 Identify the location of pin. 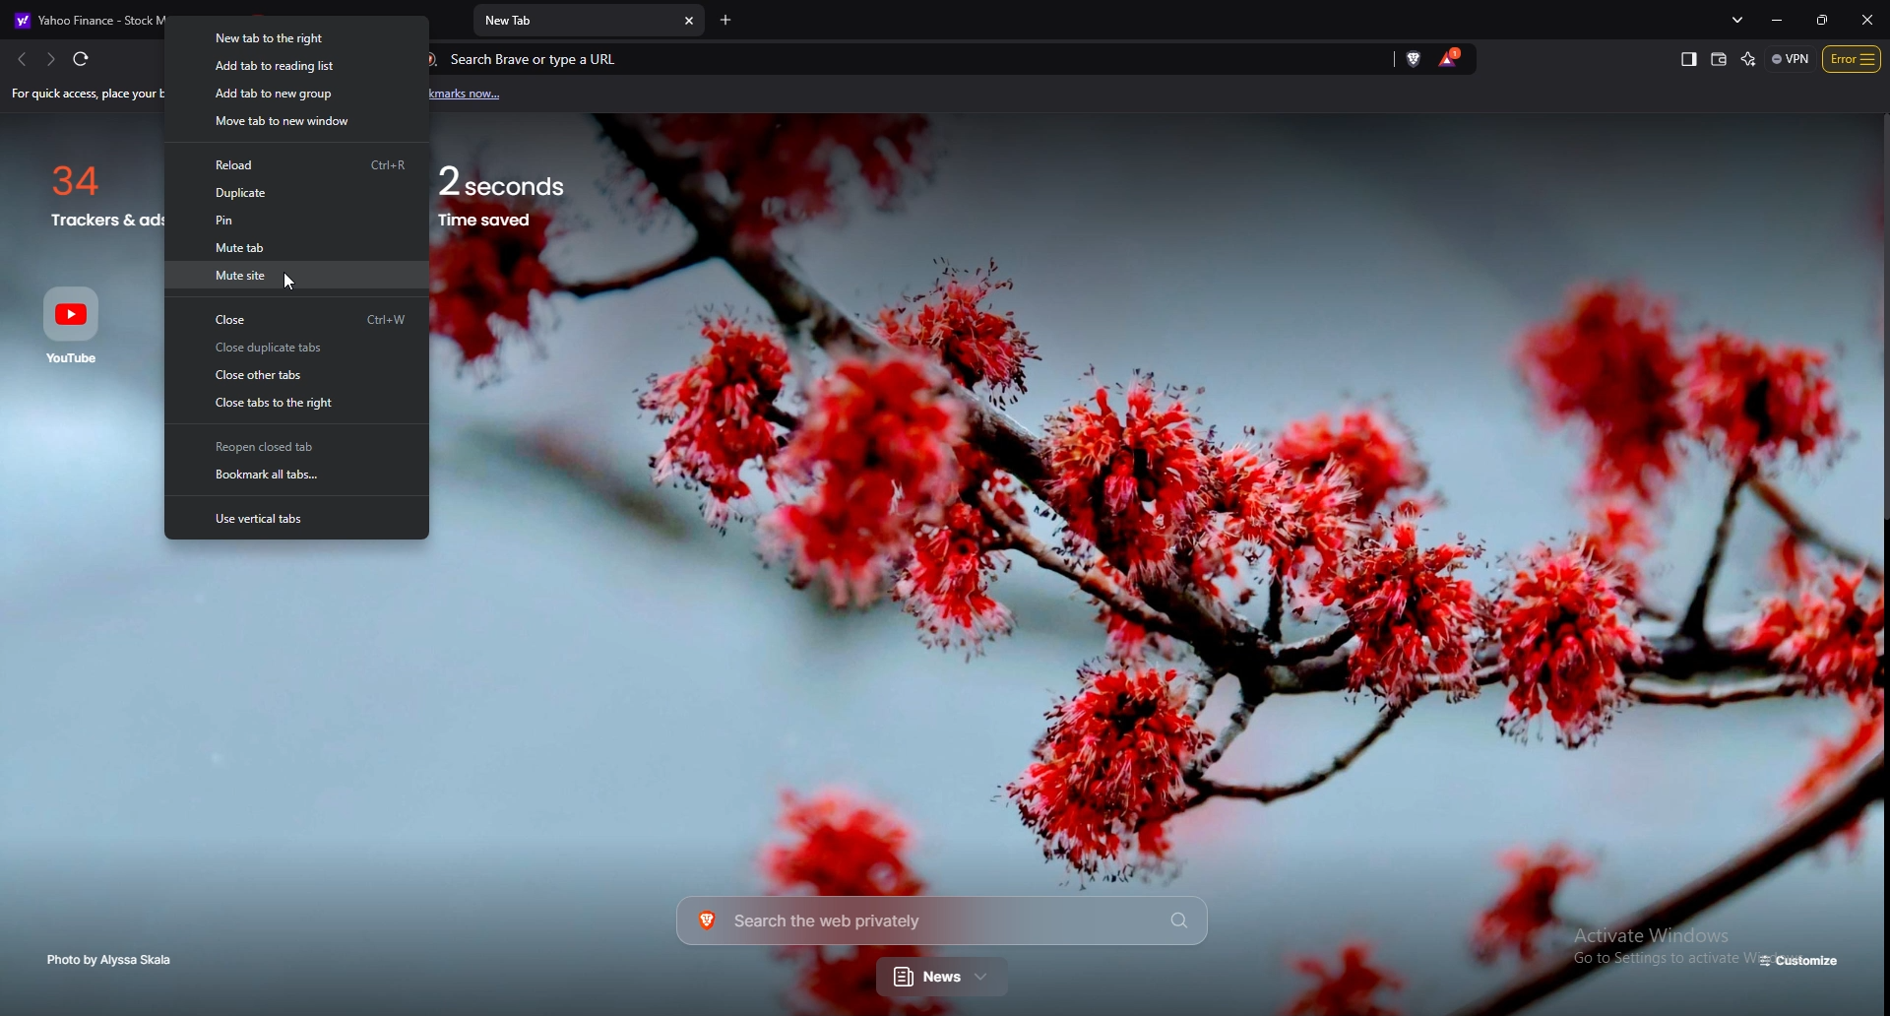
(295, 221).